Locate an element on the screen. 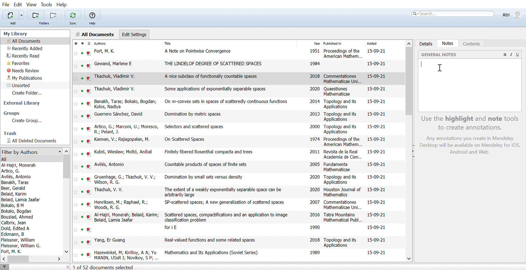  open PDF is located at coordinates (89, 242).